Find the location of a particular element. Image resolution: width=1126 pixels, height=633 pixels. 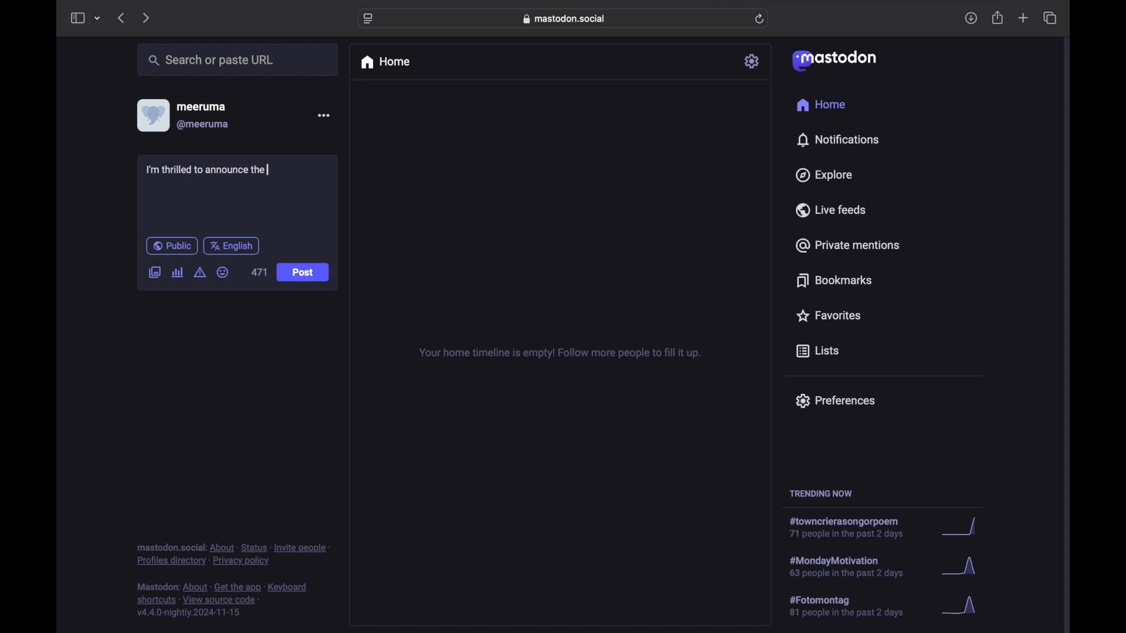

display picture is located at coordinates (152, 115).